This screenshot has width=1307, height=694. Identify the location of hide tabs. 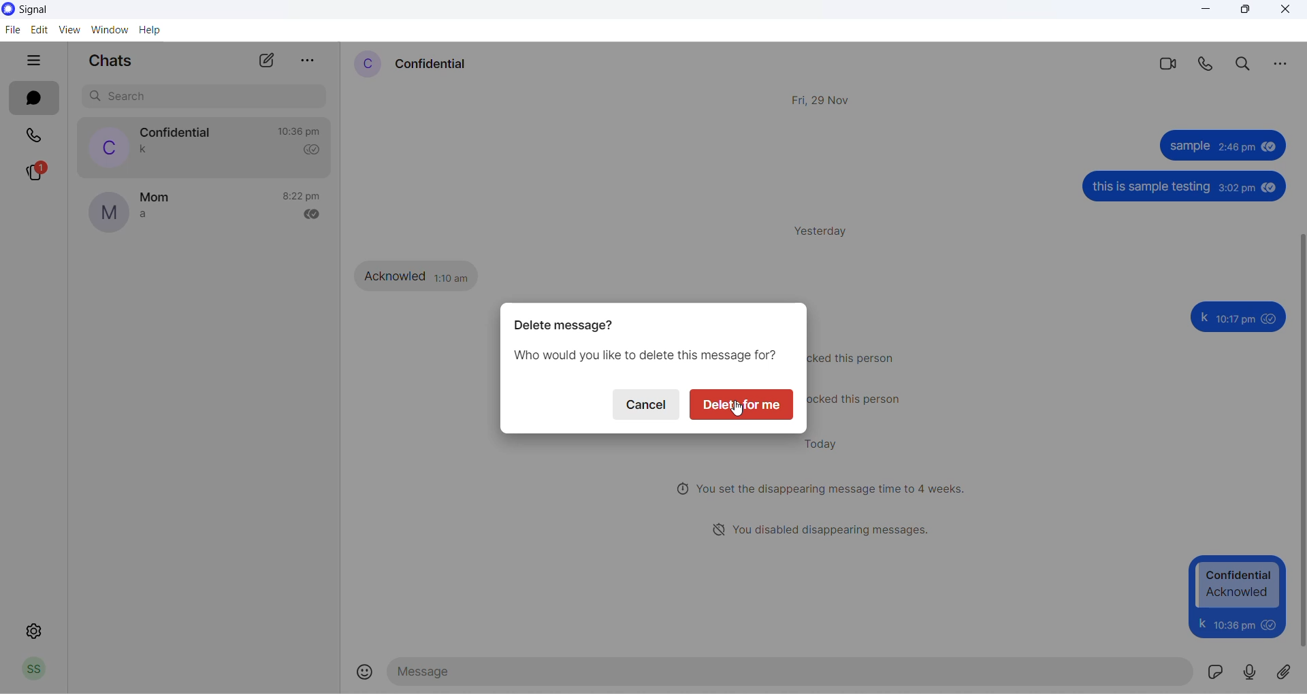
(39, 61).